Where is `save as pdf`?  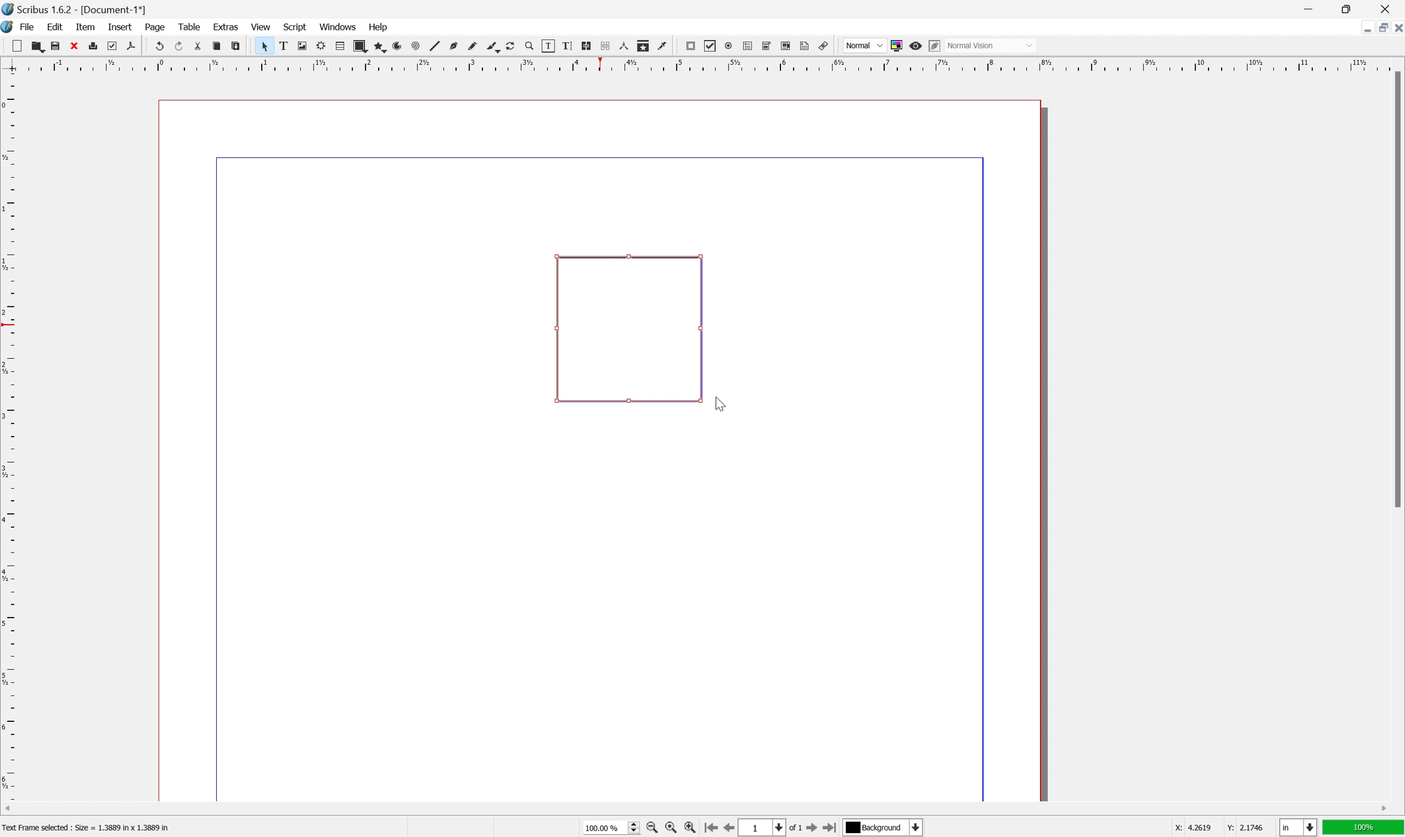 save as pdf is located at coordinates (131, 46).